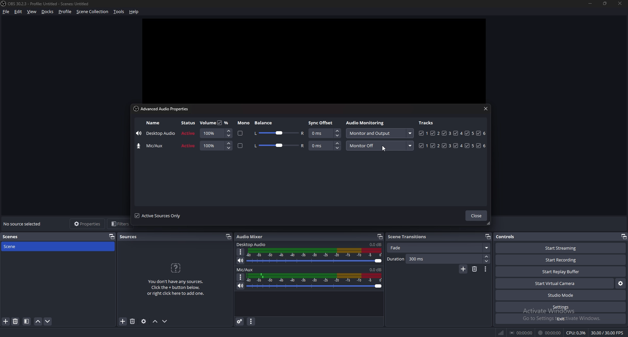 Image resolution: width=628 pixels, height=337 pixels. I want to click on question icon, so click(176, 268).